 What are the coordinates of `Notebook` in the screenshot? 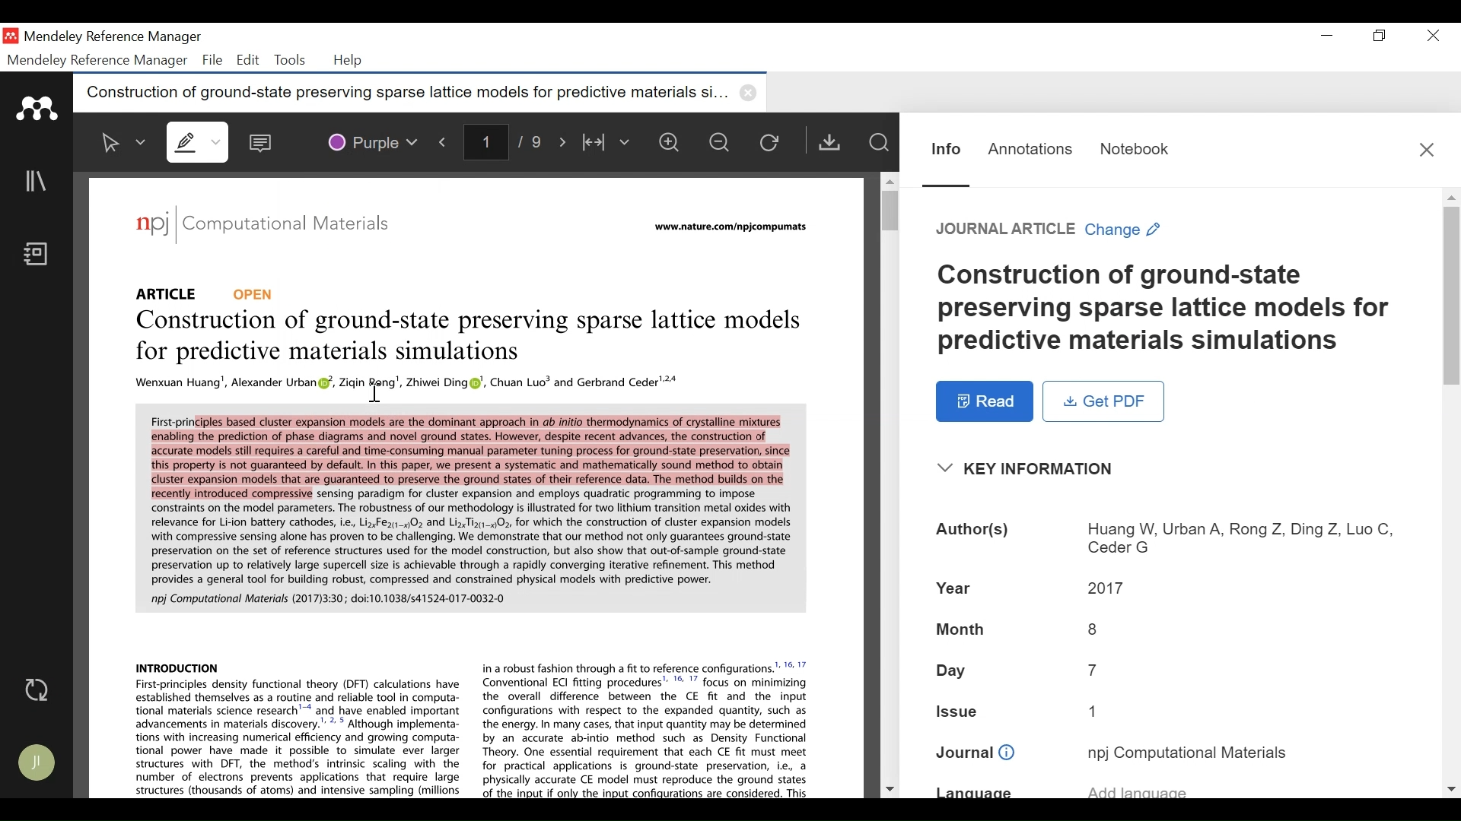 It's located at (38, 255).